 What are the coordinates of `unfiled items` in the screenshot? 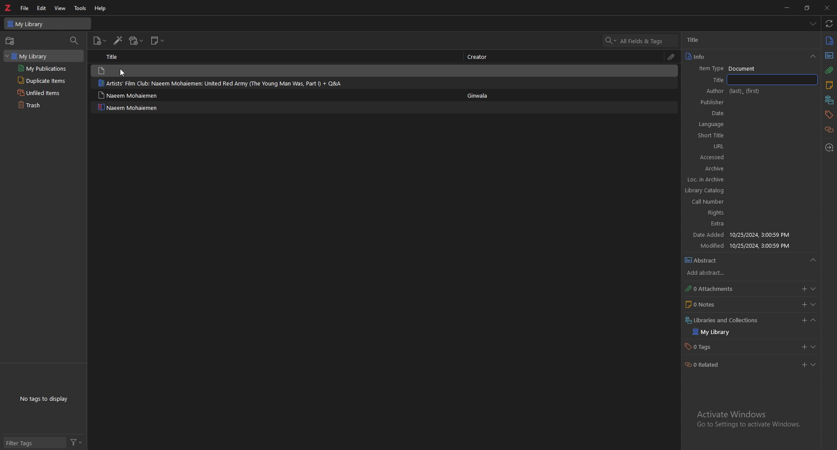 It's located at (41, 93).